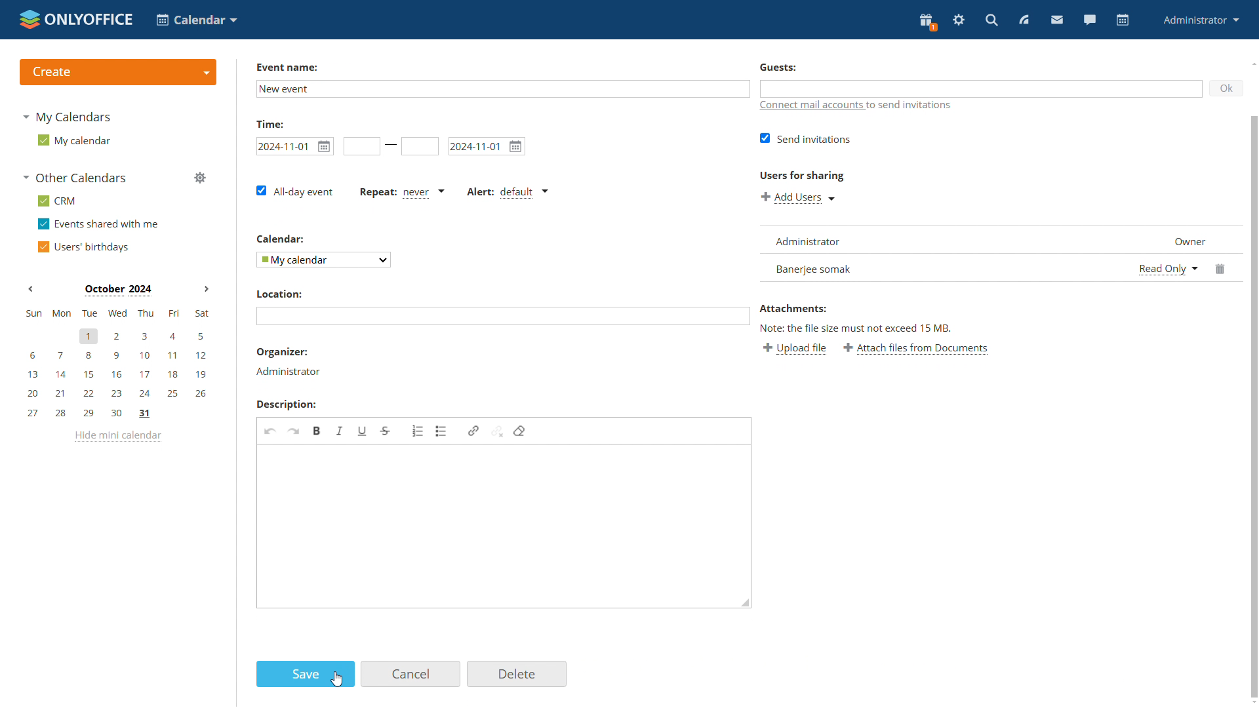 This screenshot has height=708, width=1259. Describe the element at coordinates (418, 431) in the screenshot. I see `insert/remove numbered list` at that location.